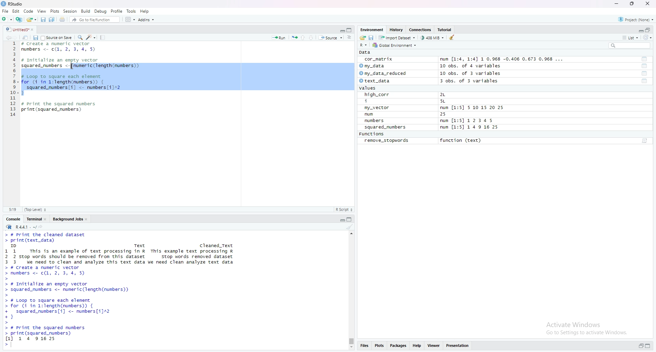 The image size is (656, 352). I want to click on © my_data_reduced, so click(382, 73).